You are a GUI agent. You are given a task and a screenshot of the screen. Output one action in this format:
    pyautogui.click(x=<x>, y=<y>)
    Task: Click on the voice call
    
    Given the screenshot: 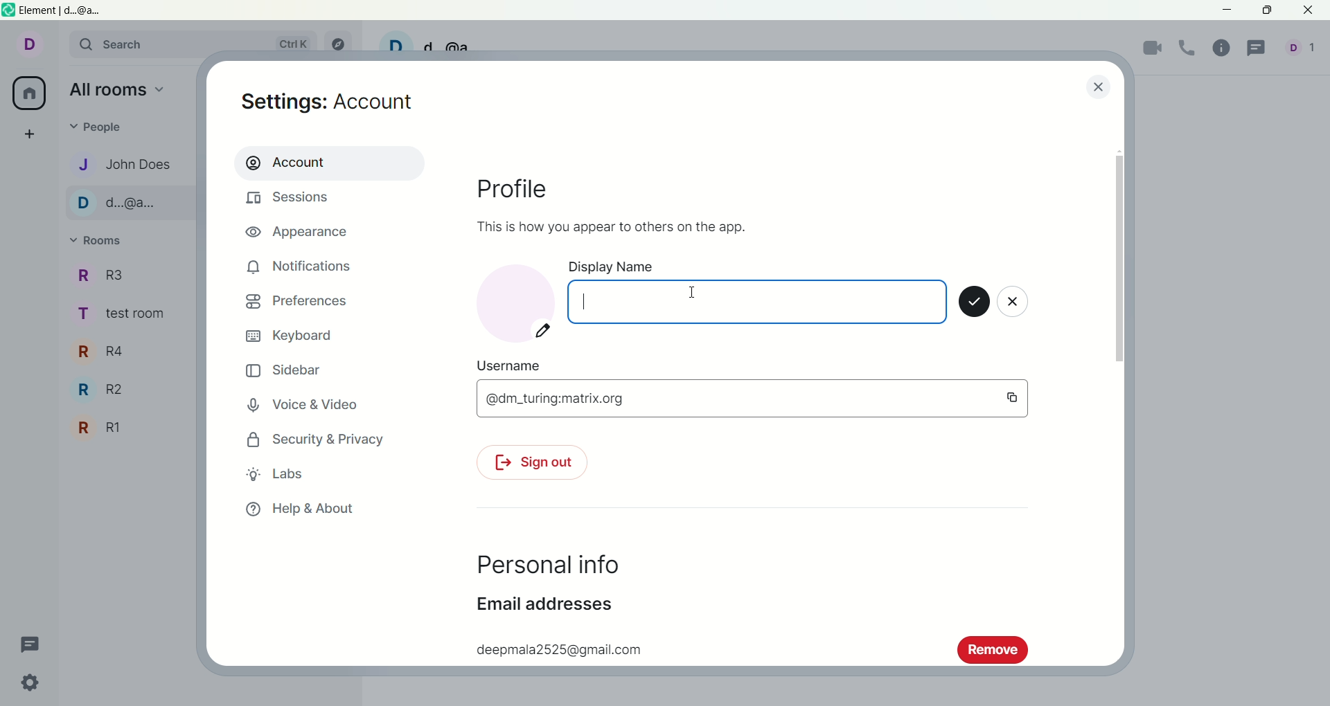 What is the action you would take?
    pyautogui.click(x=1191, y=48)
    